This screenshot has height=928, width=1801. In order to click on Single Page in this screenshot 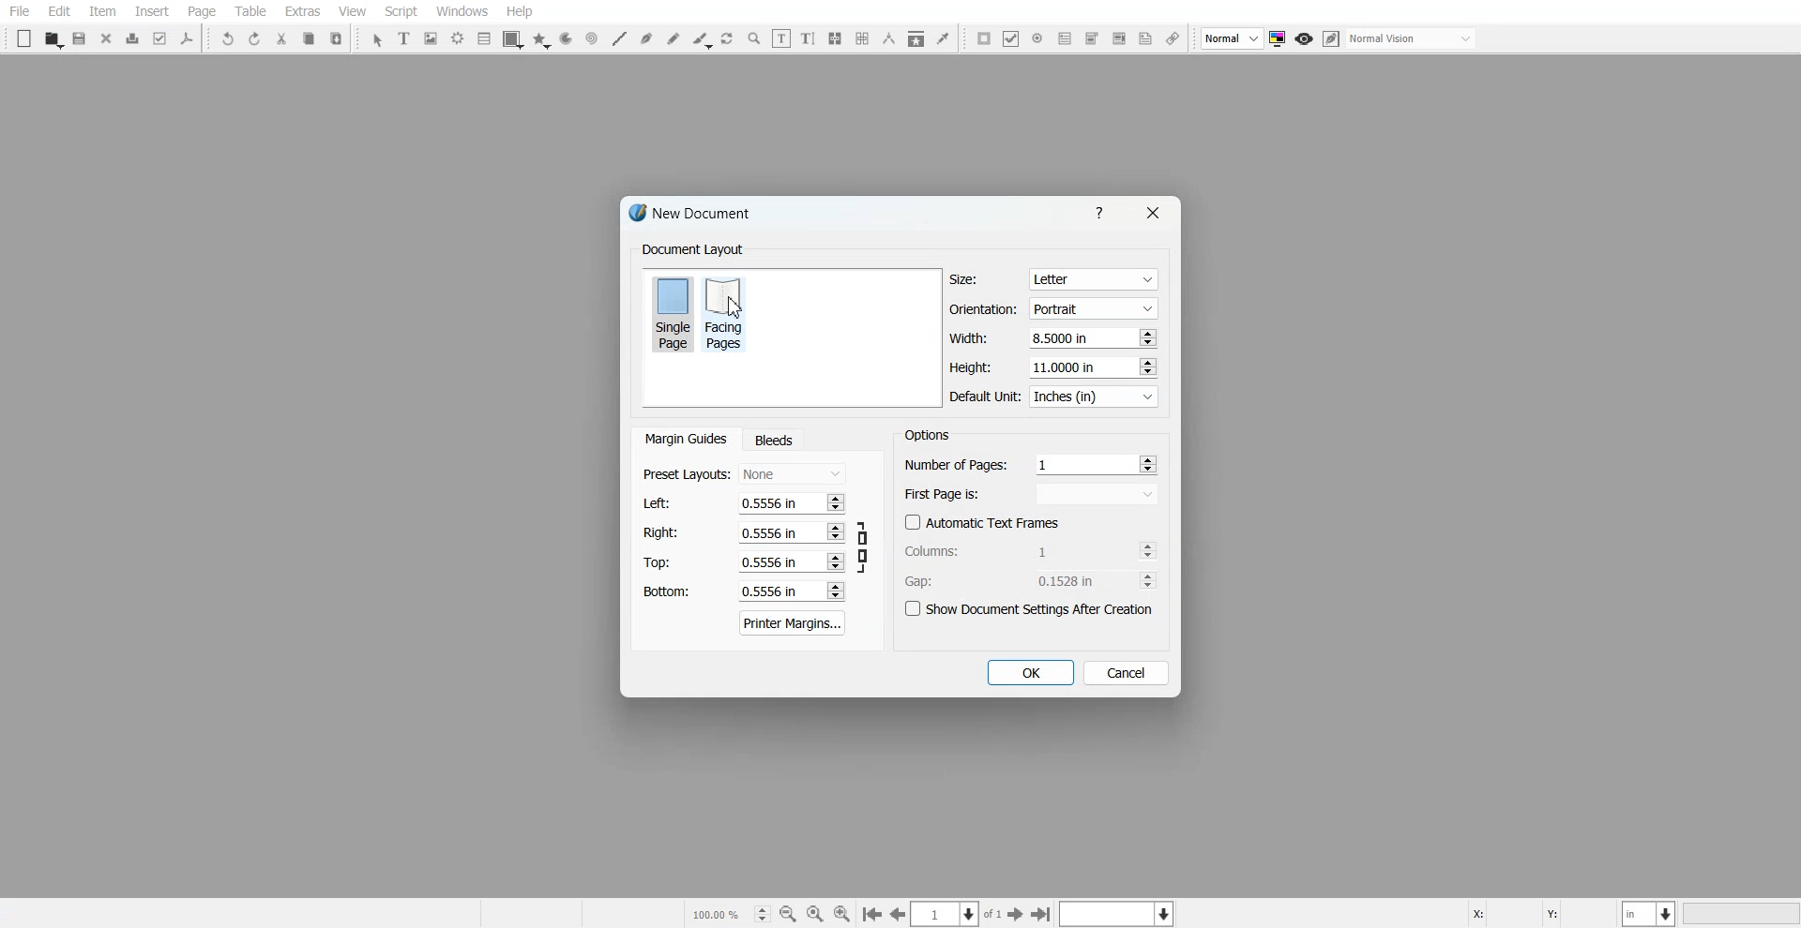, I will do `click(672, 312)`.